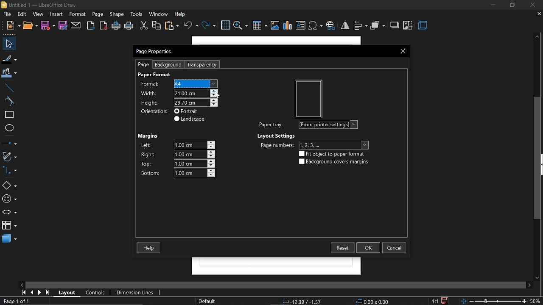 This screenshot has width=543, height=305. What do you see at coordinates (143, 26) in the screenshot?
I see `cut ` at bounding box center [143, 26].